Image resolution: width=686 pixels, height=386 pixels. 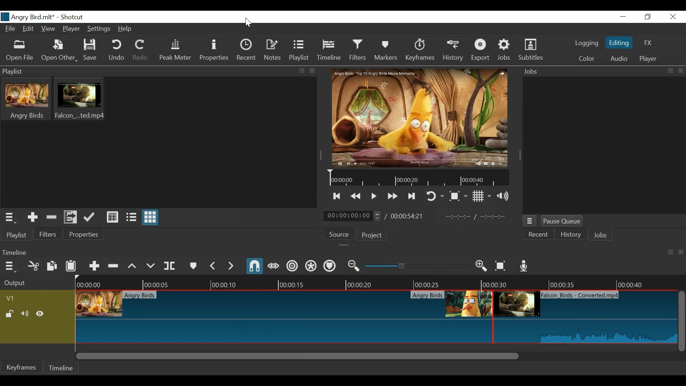 What do you see at coordinates (51, 218) in the screenshot?
I see `Remove cut` at bounding box center [51, 218].